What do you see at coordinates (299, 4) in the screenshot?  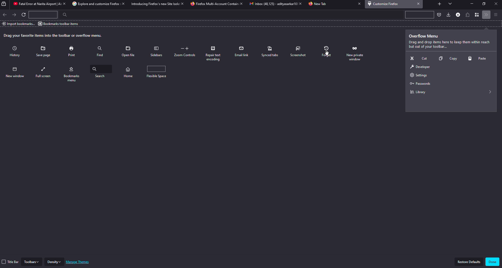 I see `close` at bounding box center [299, 4].